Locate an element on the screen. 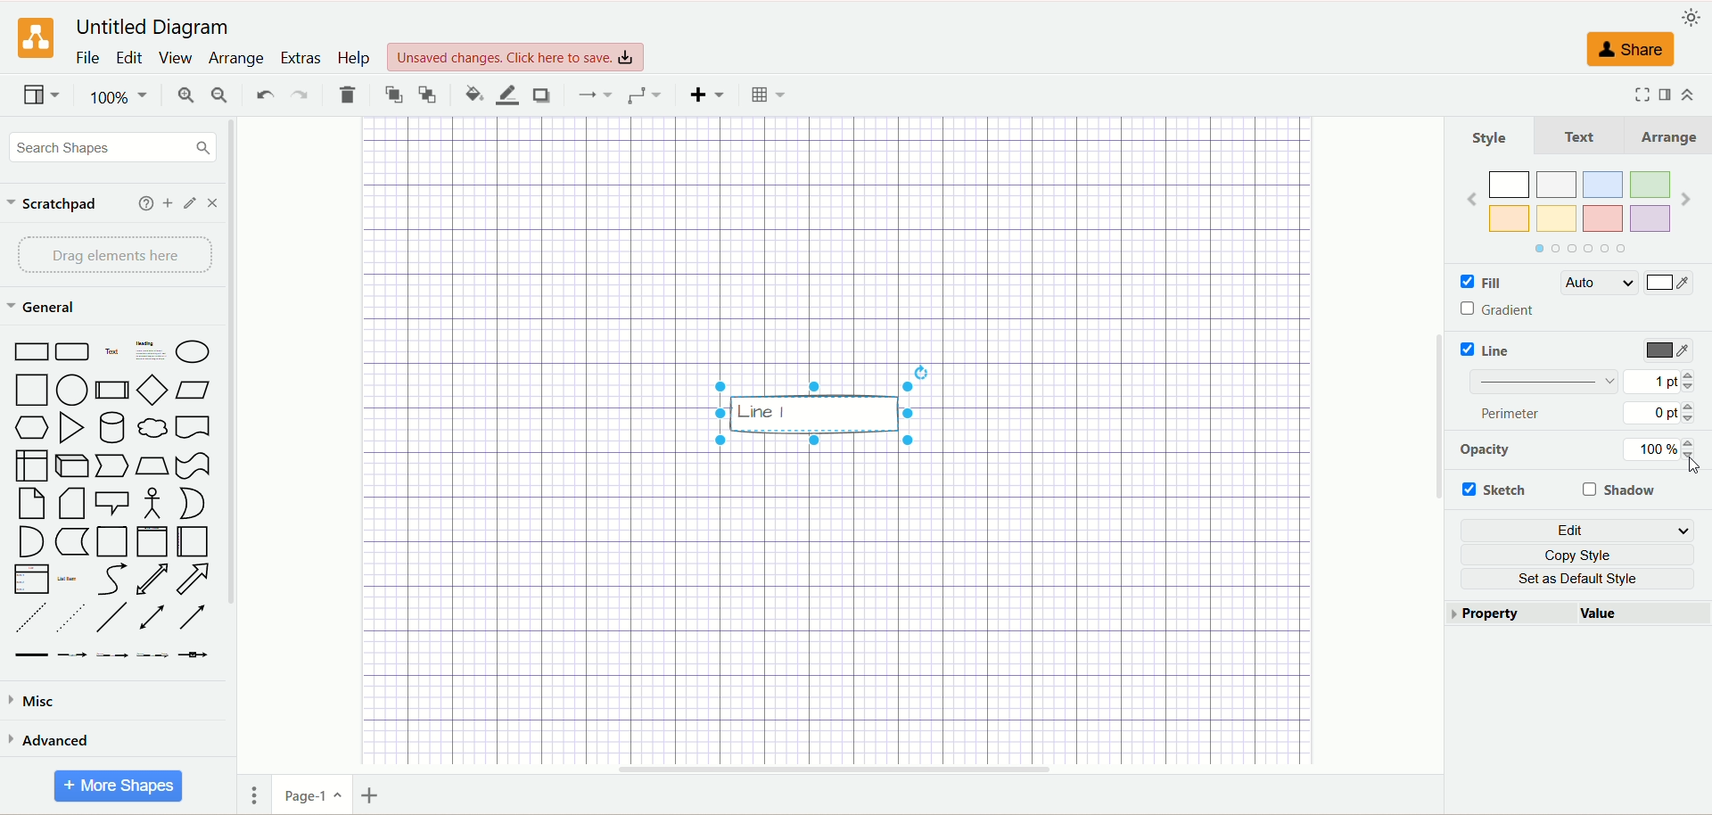 This screenshot has width=1712, height=815. Actor is located at coordinates (152, 506).